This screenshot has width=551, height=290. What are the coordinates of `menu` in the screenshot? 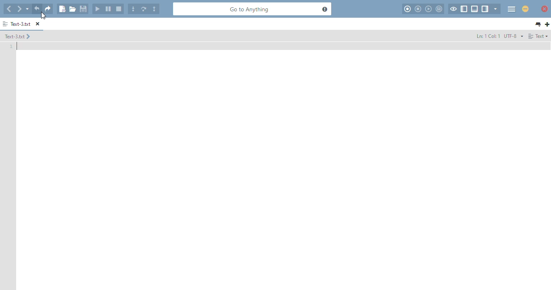 It's located at (511, 9).